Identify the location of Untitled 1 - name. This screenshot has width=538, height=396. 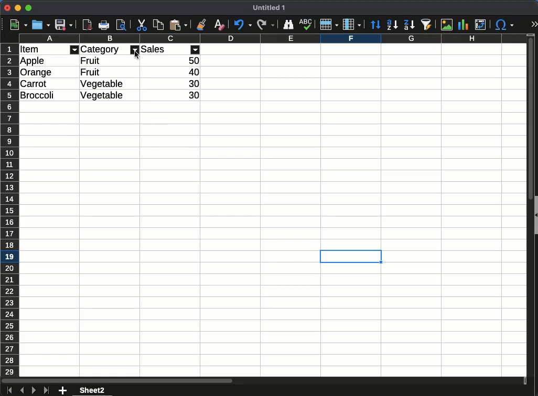
(269, 8).